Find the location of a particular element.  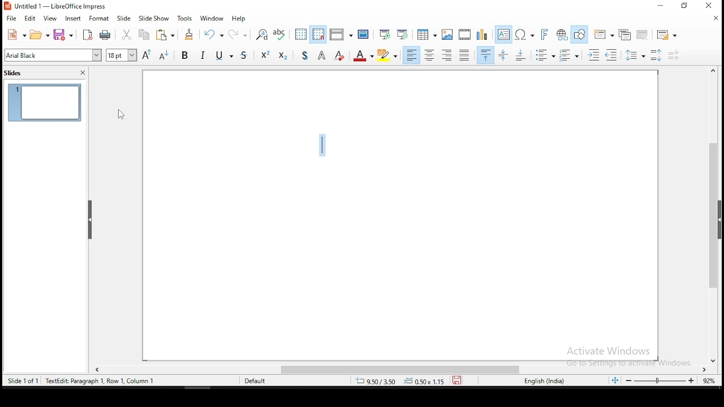

scroll bar is located at coordinates (714, 215).